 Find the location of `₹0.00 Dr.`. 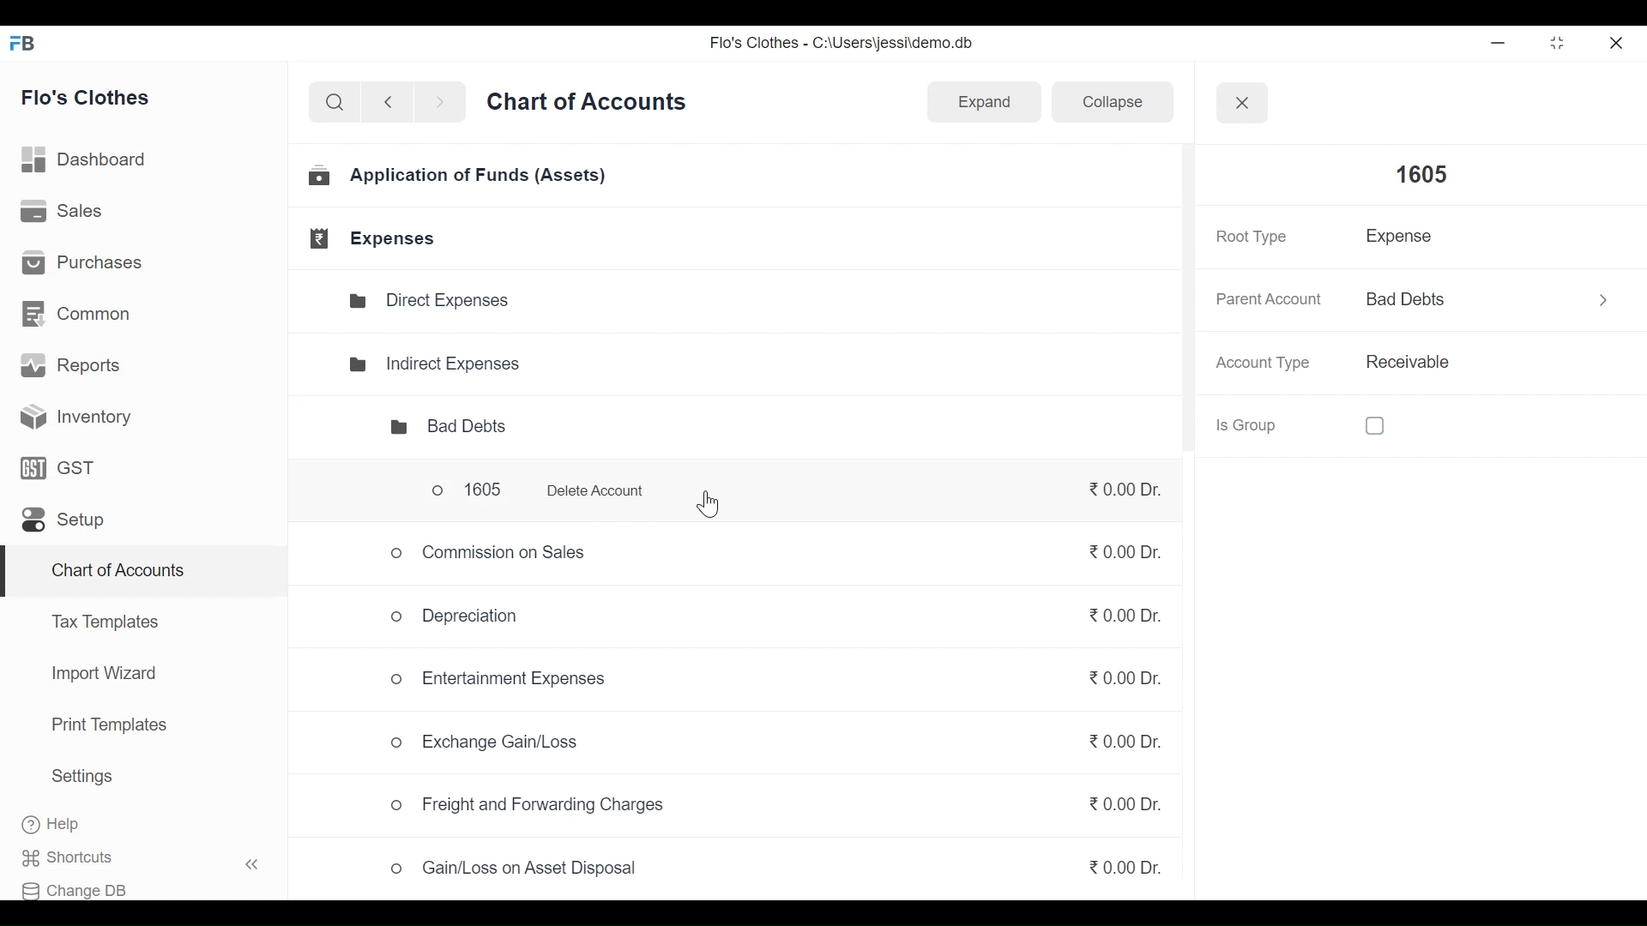

₹0.00 Dr. is located at coordinates (1125, 863).